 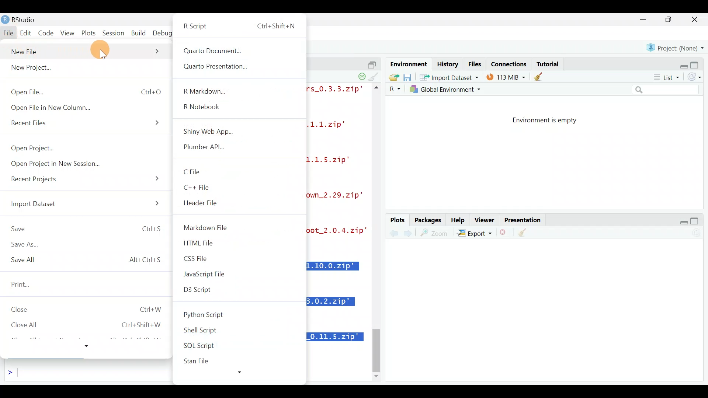 I want to click on Viewer, so click(x=485, y=221).